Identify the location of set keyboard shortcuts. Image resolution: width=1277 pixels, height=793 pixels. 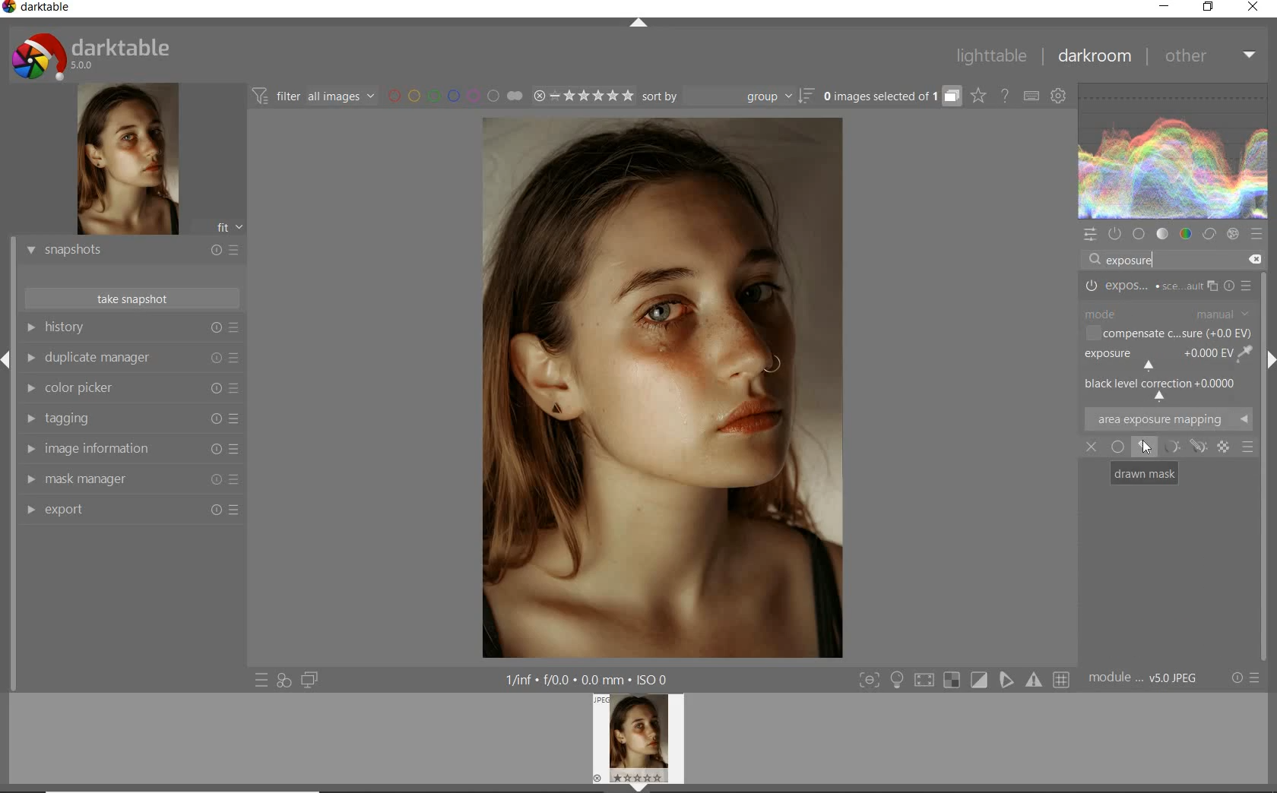
(1030, 96).